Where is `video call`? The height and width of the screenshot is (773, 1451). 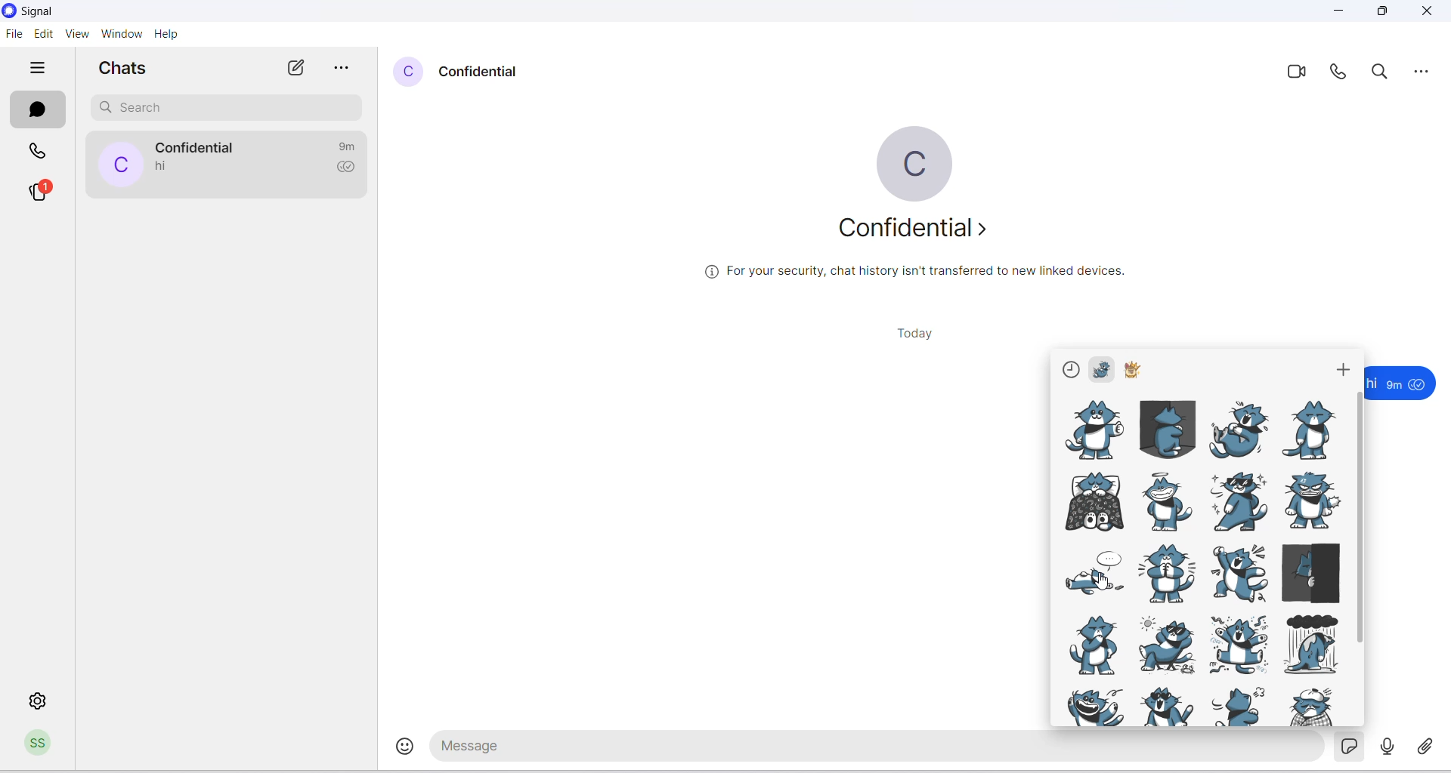
video call is located at coordinates (1295, 74).